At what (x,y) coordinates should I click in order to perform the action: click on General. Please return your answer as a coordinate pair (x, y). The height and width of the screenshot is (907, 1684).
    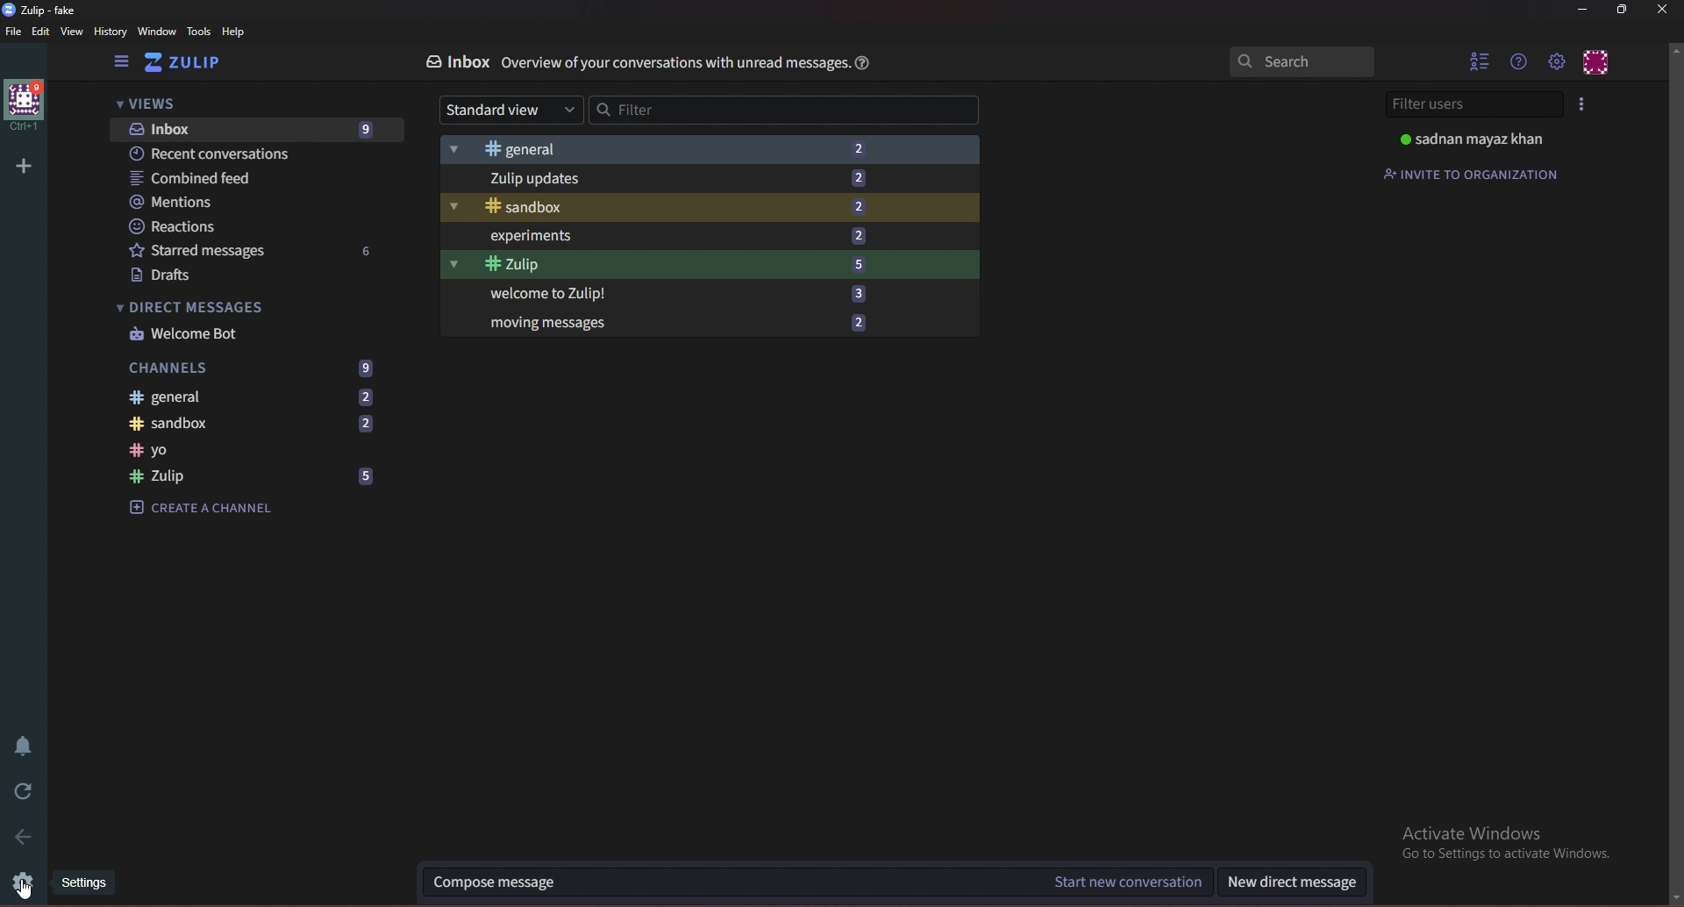
    Looking at the image, I should click on (254, 396).